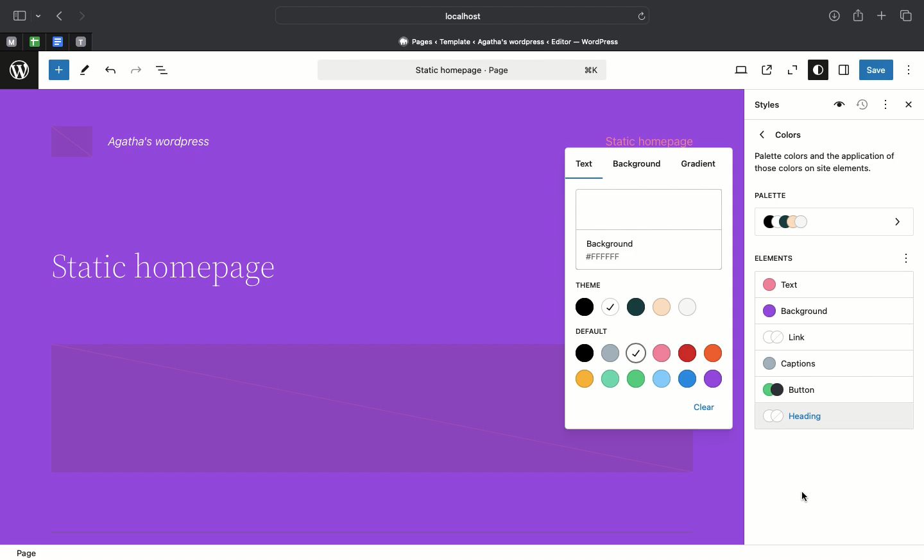  I want to click on Downloads, so click(835, 17).